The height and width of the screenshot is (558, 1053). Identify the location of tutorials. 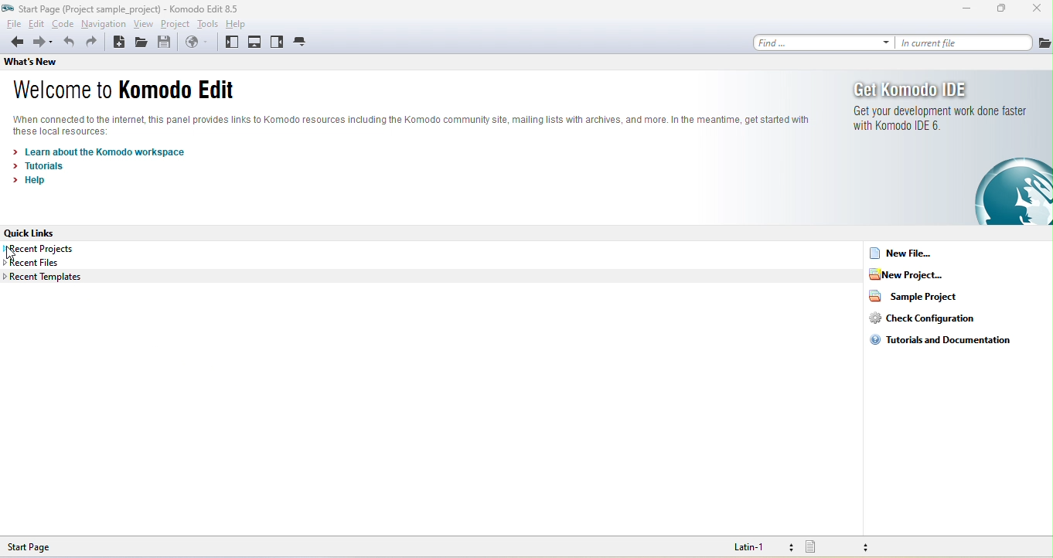
(42, 167).